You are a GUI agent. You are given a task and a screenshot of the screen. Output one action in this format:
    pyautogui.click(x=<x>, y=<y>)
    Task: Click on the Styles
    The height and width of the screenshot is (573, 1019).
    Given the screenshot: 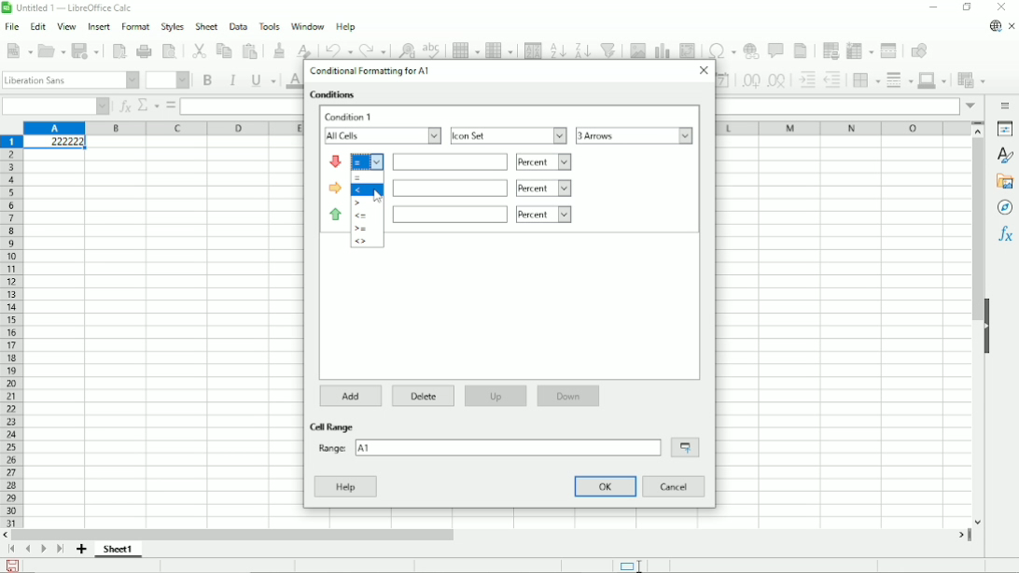 What is the action you would take?
    pyautogui.click(x=1007, y=156)
    